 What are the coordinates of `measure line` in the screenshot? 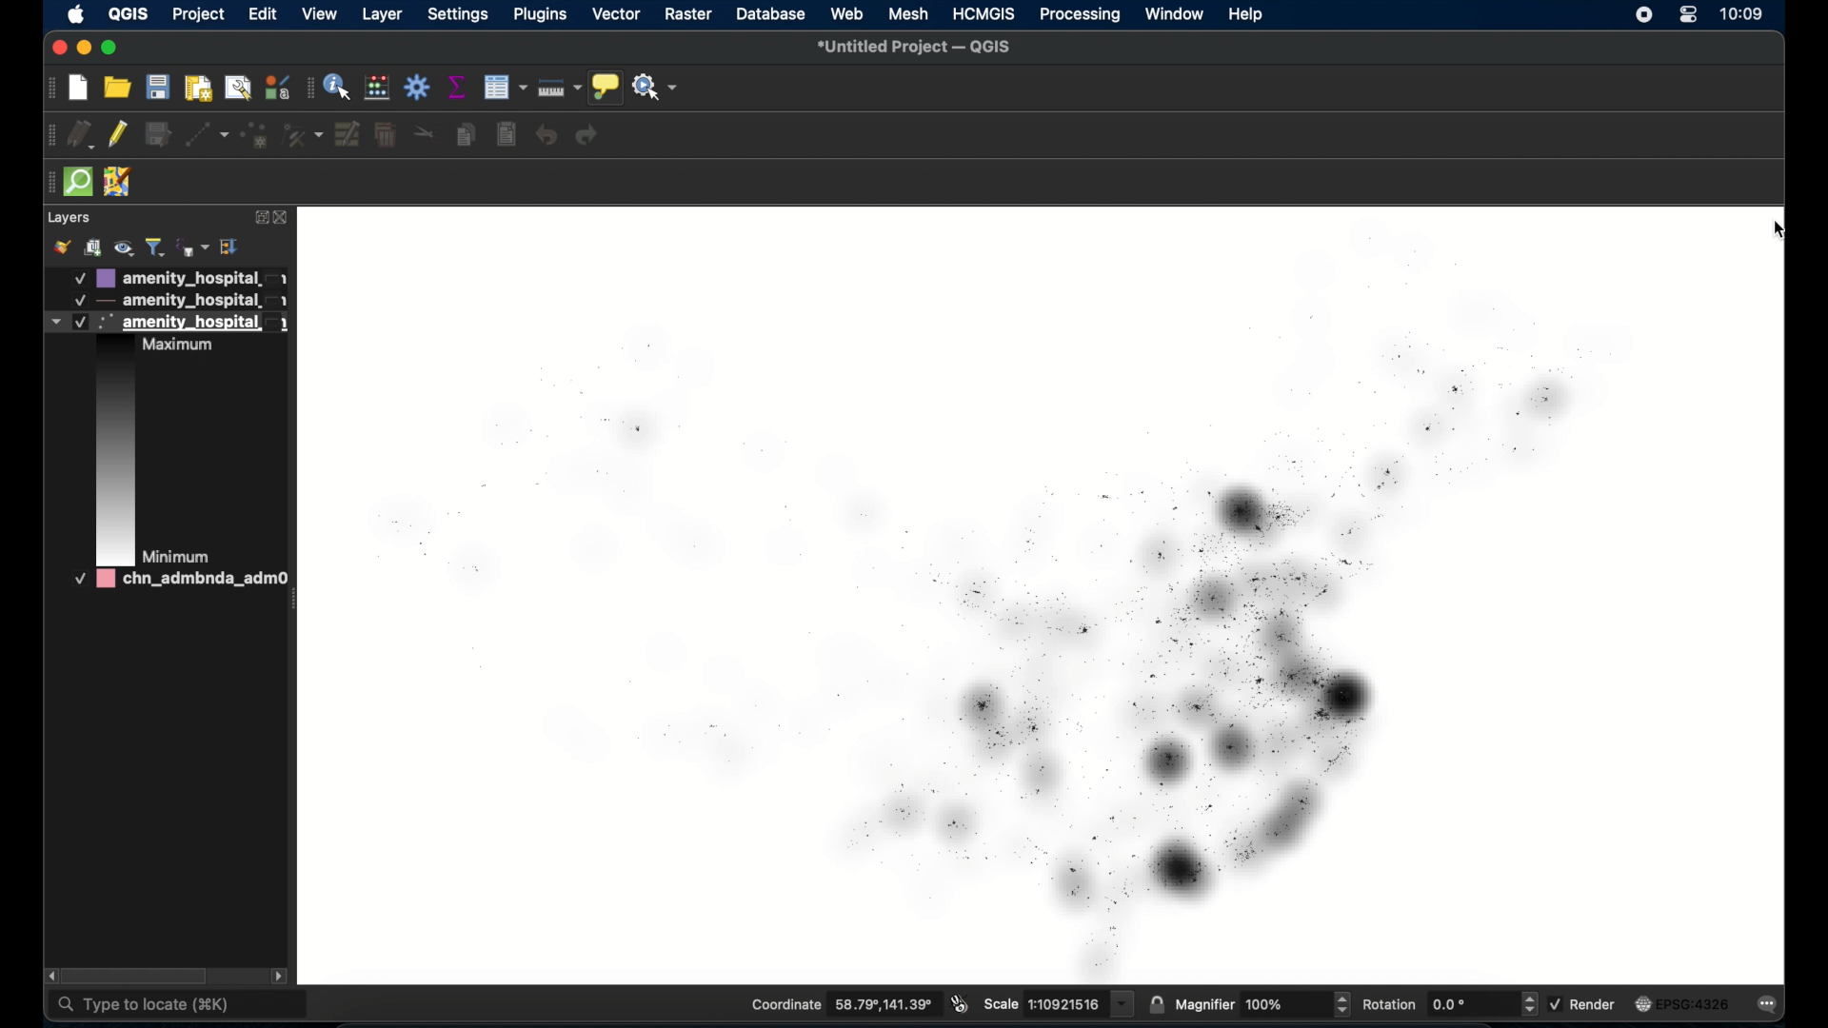 It's located at (560, 87).